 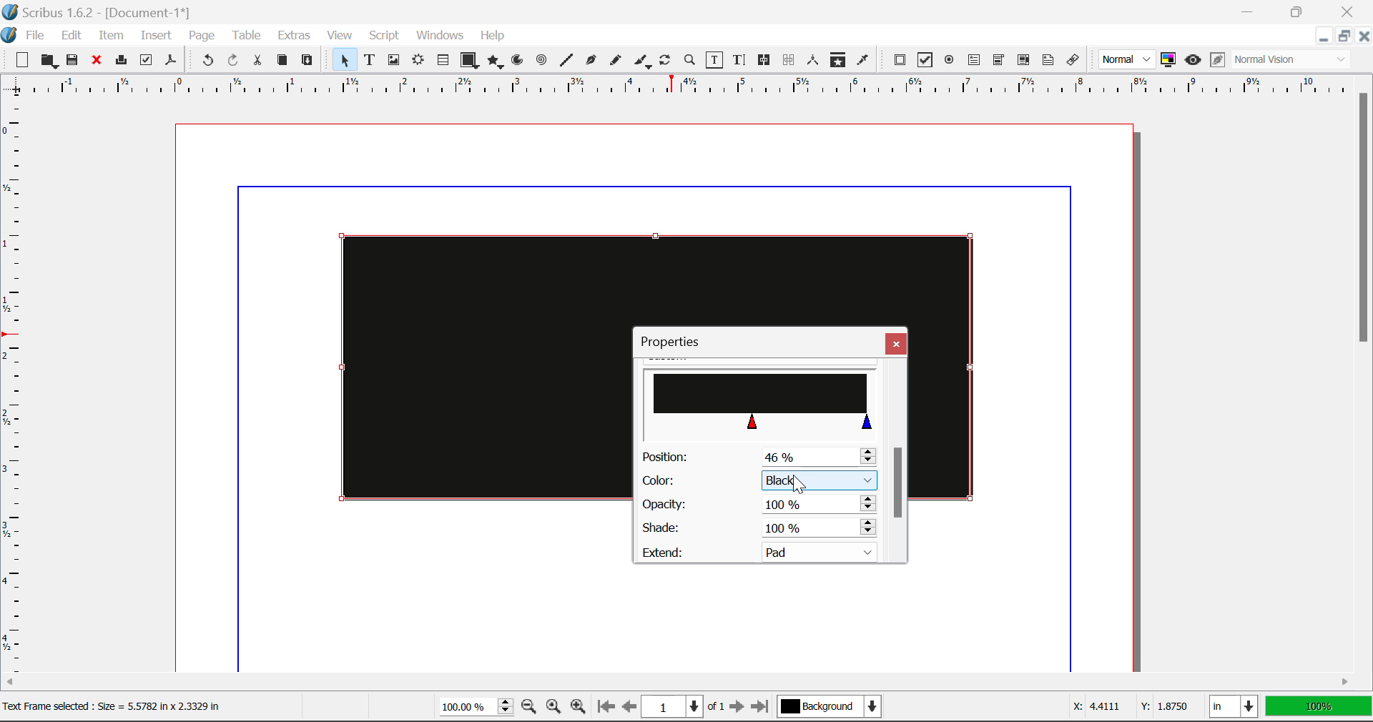 I want to click on Display Measurement, so click(x=1319, y=708).